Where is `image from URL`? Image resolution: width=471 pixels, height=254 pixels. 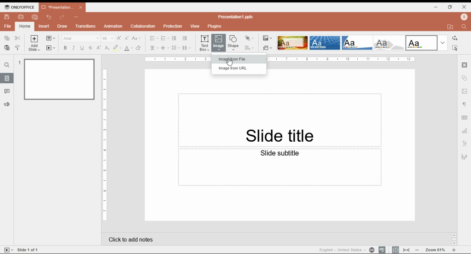 image from URL is located at coordinates (237, 68).